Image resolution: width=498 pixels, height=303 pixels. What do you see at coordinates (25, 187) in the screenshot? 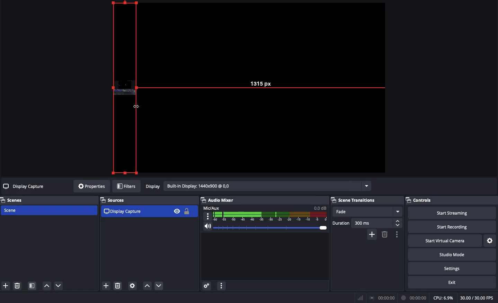
I see `Display capture` at bounding box center [25, 187].